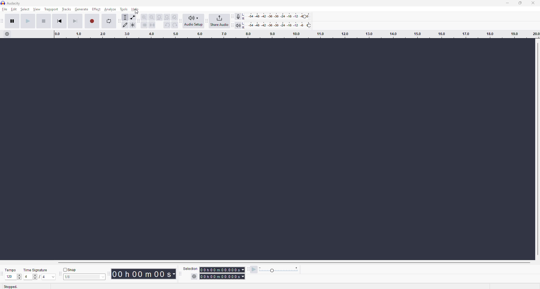 This screenshot has height=289, width=540. Describe the element at coordinates (182, 21) in the screenshot. I see `audacity tools toolbar` at that location.